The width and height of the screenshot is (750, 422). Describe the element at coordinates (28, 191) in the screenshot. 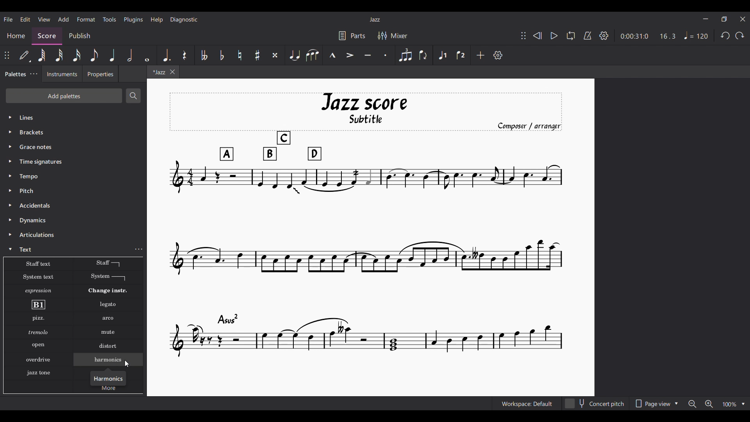

I see `Pitch` at that location.